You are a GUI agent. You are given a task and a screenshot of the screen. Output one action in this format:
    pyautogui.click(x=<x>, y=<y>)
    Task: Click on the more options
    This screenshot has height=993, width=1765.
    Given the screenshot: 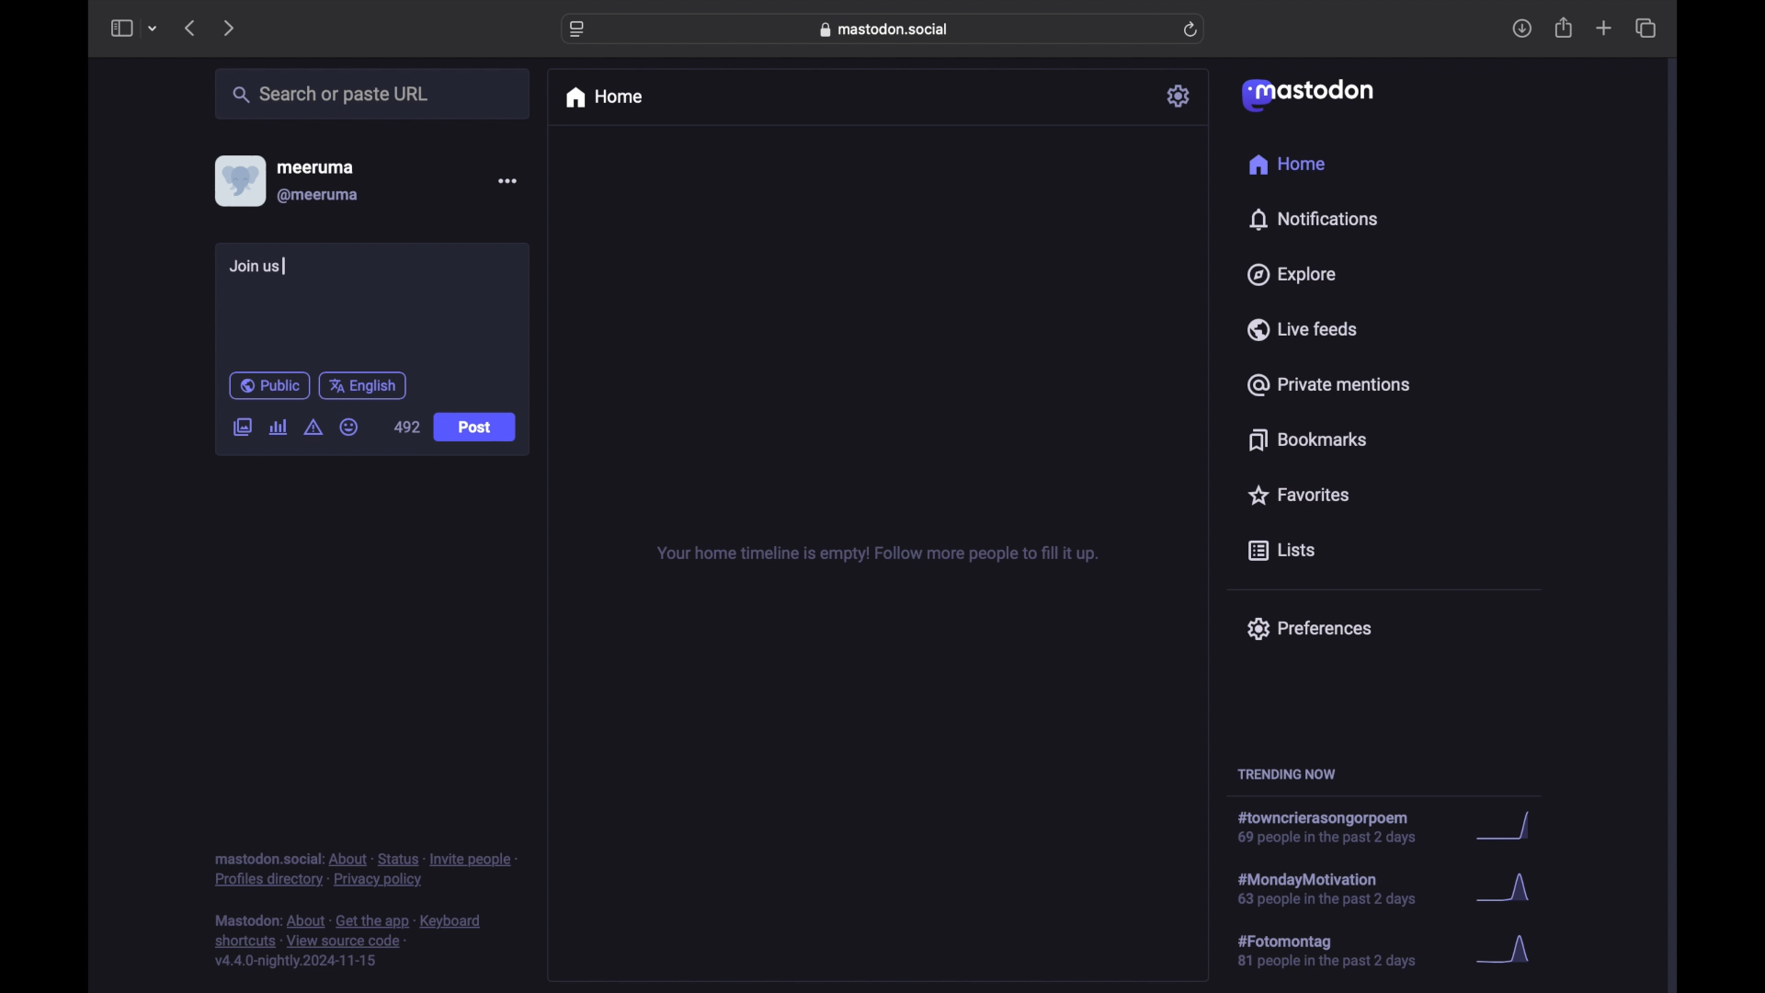 What is the action you would take?
    pyautogui.click(x=507, y=181)
    